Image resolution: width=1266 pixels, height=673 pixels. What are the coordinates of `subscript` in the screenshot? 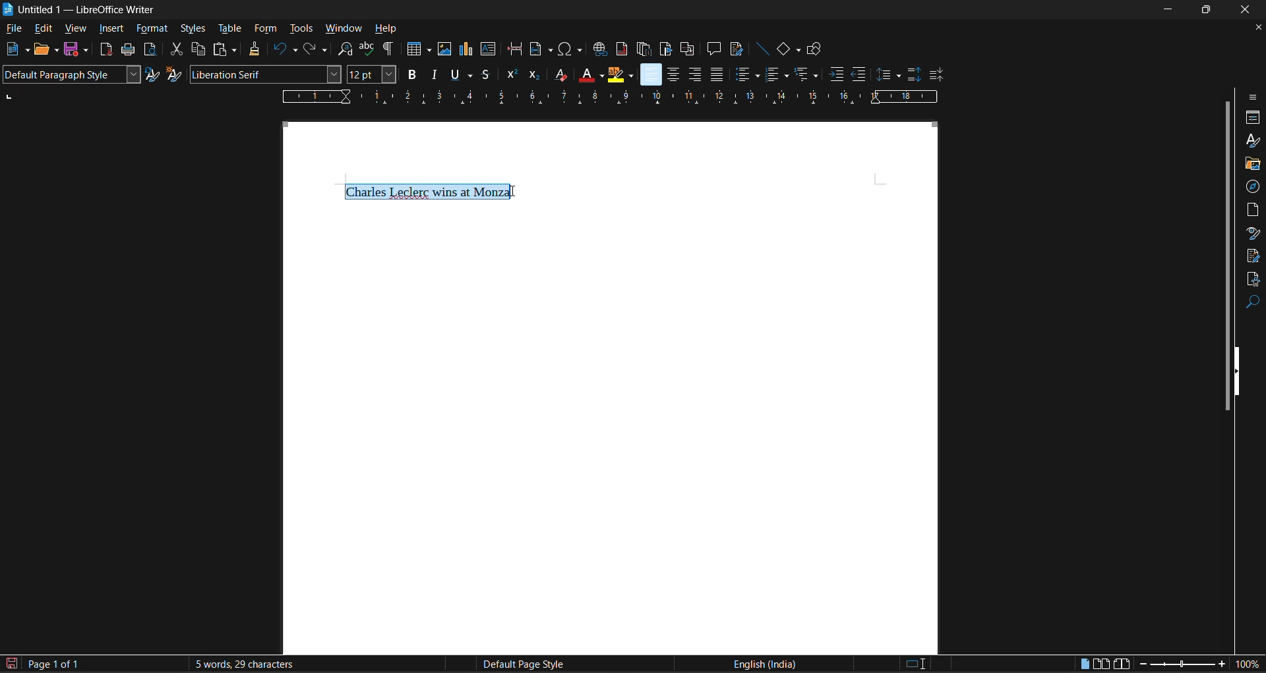 It's located at (535, 75).